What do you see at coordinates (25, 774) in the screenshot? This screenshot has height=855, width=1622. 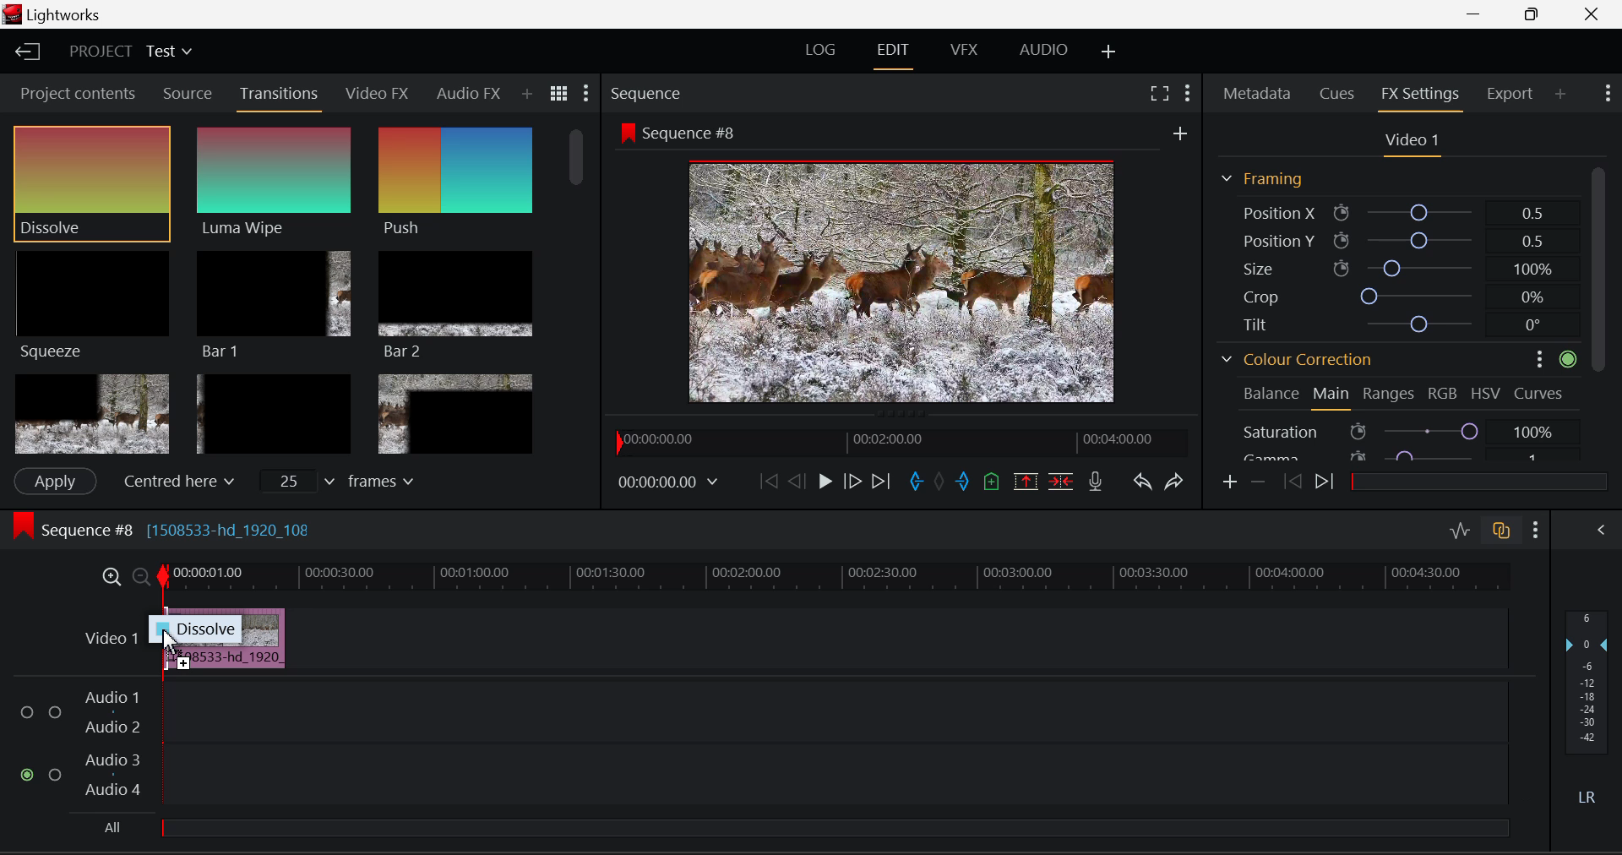 I see `Audio Input Checkbox` at bounding box center [25, 774].